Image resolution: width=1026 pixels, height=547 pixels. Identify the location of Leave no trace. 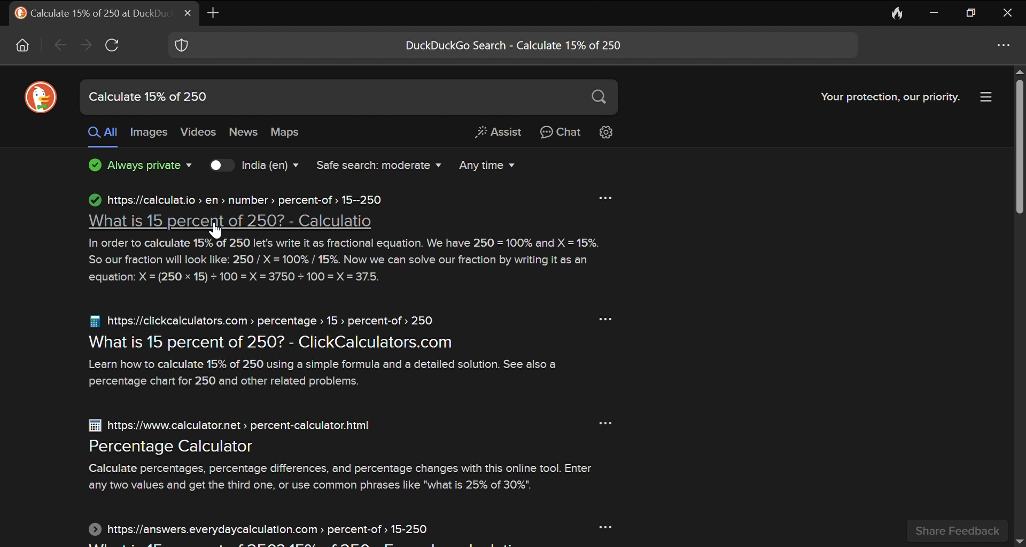
(898, 12).